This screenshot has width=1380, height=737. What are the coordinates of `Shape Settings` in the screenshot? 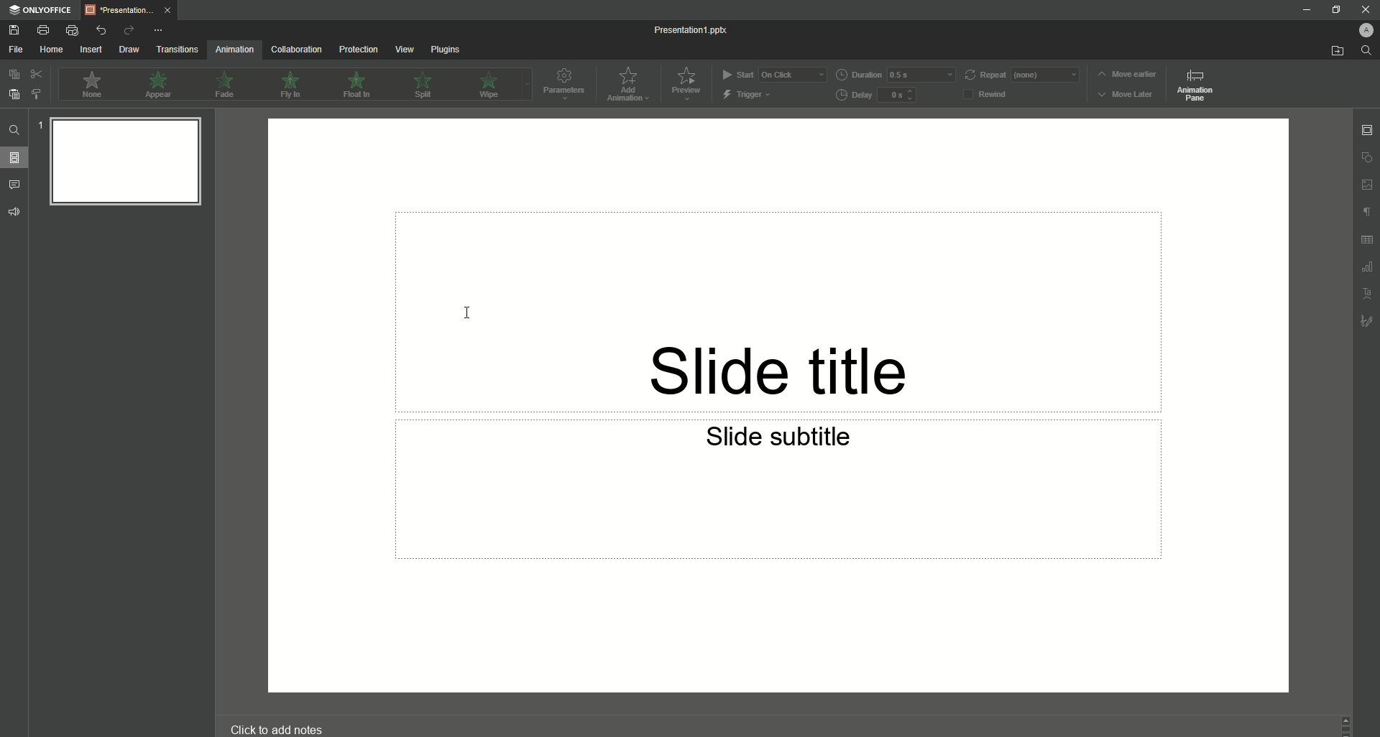 It's located at (1364, 157).